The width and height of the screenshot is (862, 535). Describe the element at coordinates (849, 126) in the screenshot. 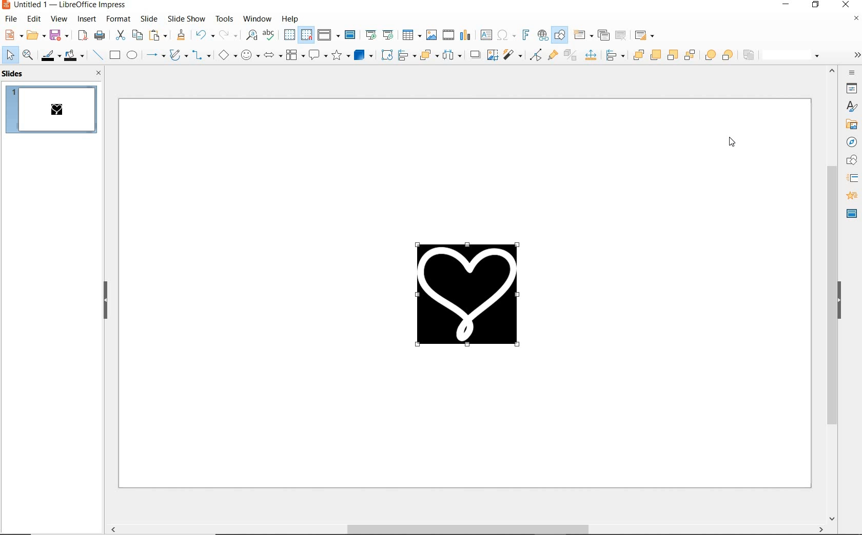

I see `interaction` at that location.